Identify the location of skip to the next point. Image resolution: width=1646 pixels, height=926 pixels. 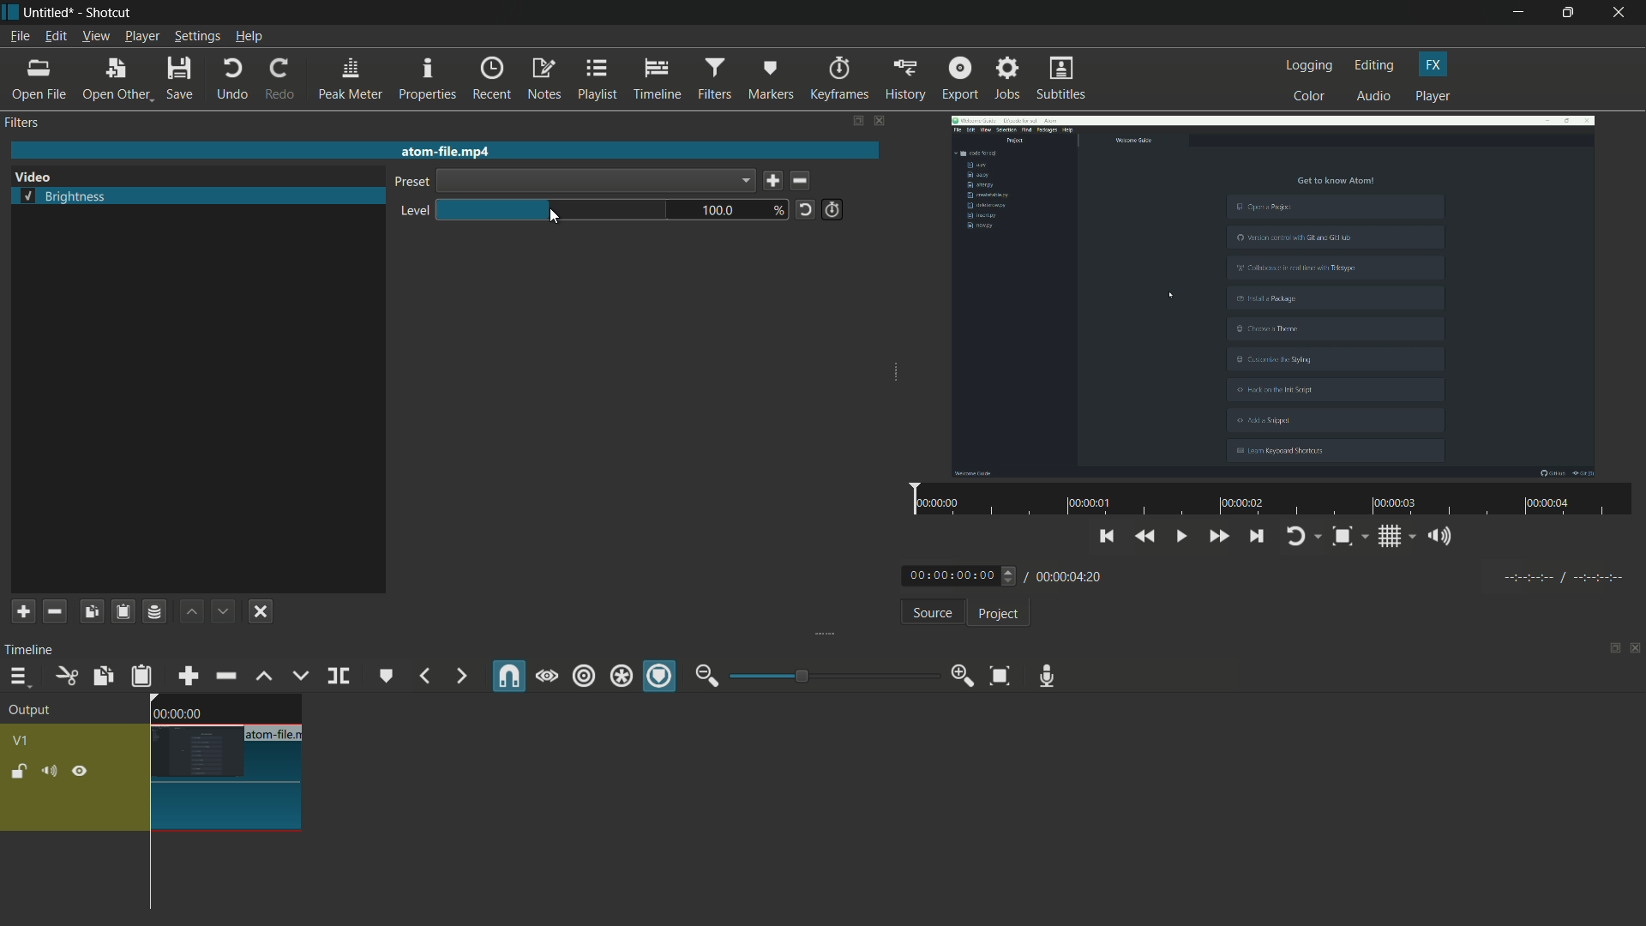
(1257, 538).